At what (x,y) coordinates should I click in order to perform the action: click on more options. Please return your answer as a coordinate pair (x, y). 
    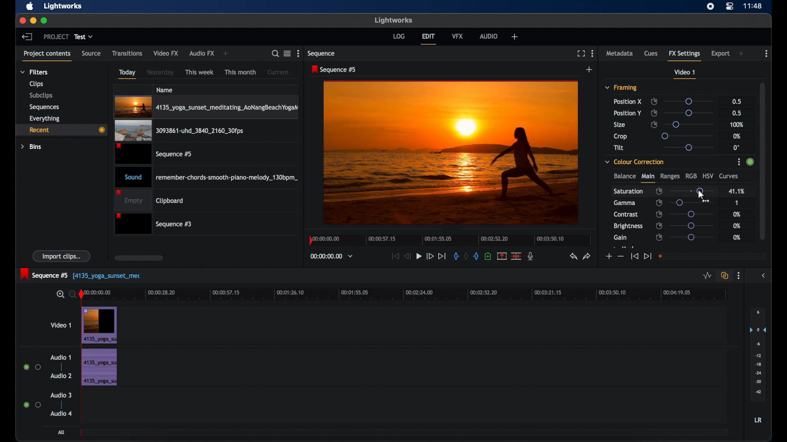
    Looking at the image, I should click on (592, 53).